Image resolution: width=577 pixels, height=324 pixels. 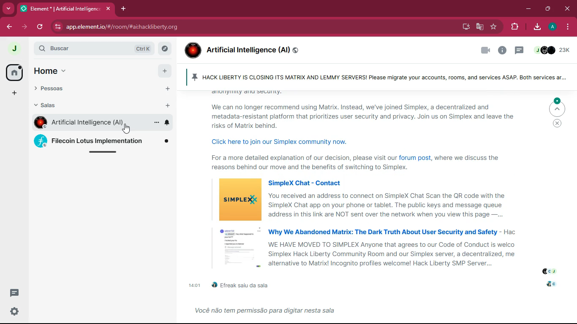 I want to click on more, so click(x=8, y=8).